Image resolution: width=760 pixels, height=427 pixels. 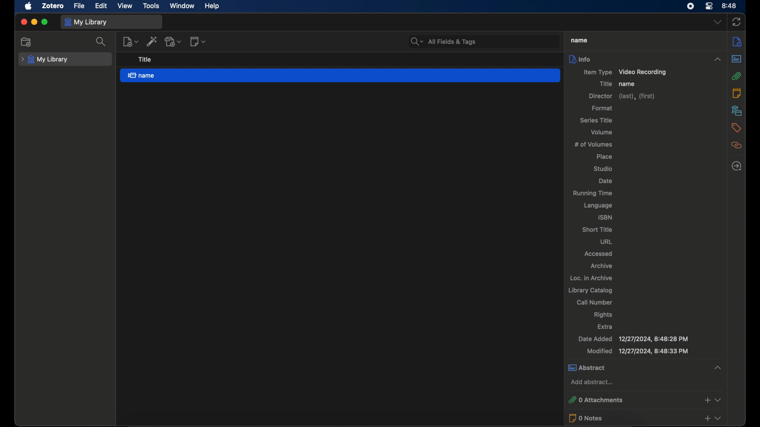 I want to click on call number, so click(x=595, y=302).